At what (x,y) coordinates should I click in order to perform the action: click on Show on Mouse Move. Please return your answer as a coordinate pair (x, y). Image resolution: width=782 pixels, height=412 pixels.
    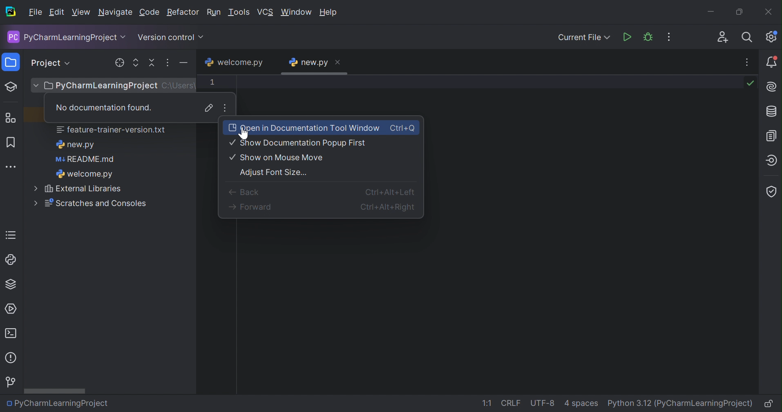
    Looking at the image, I should click on (275, 158).